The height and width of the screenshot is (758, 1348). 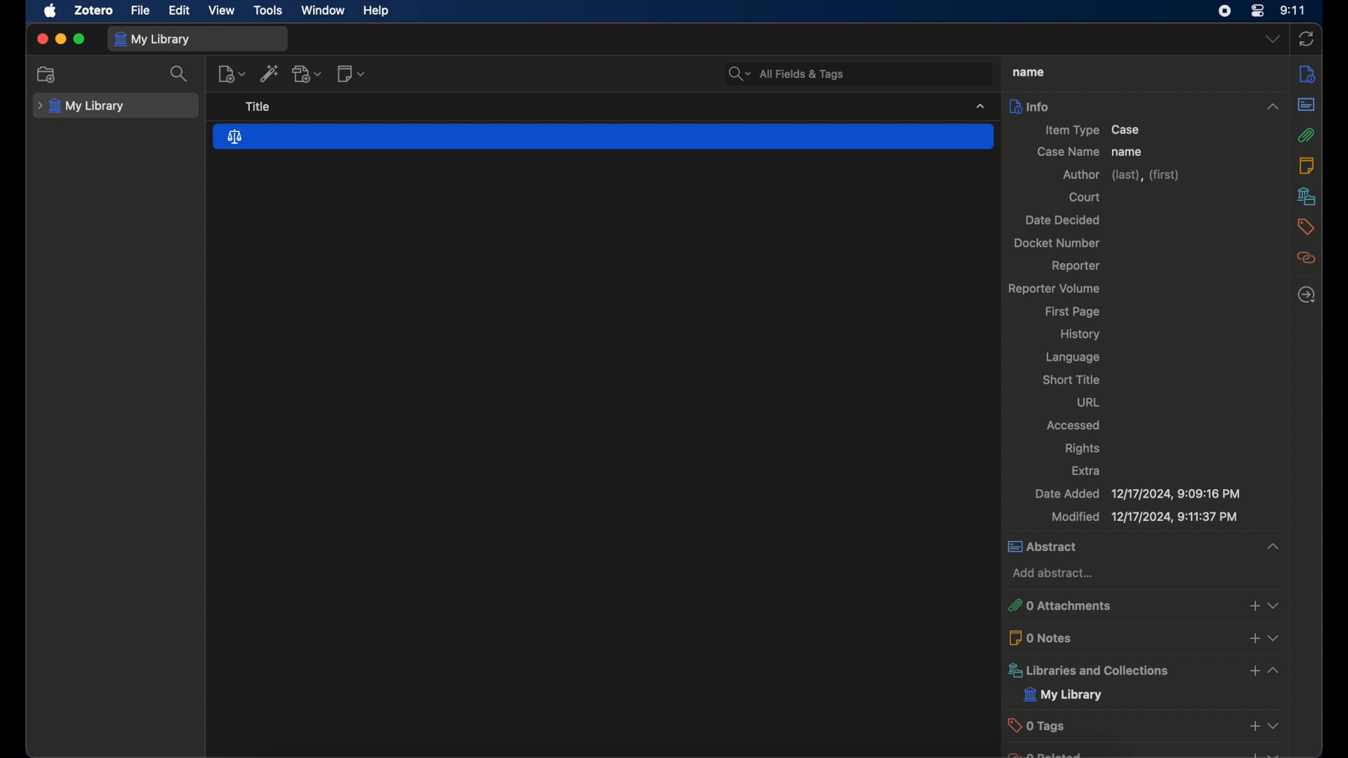 I want to click on libraries, so click(x=1145, y=670).